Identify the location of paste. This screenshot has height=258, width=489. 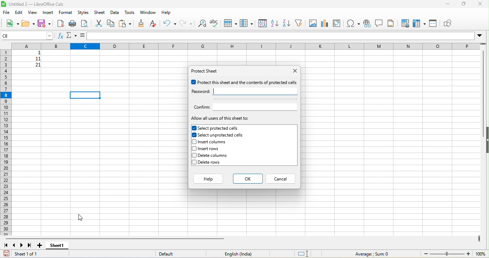
(125, 24).